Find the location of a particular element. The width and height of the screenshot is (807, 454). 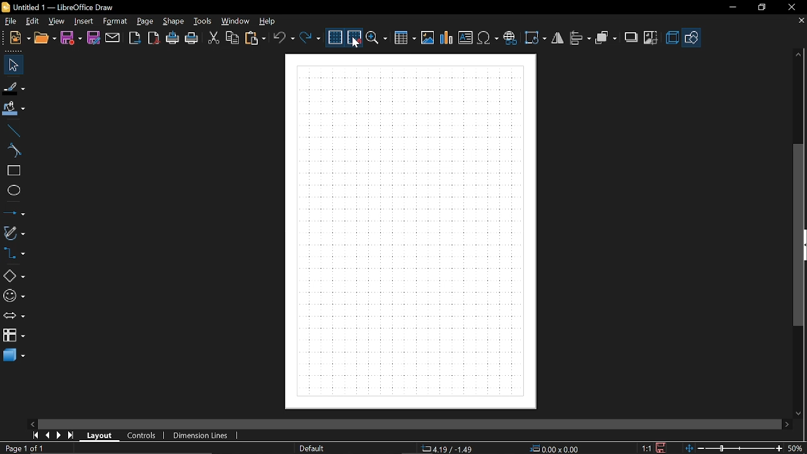

page style is located at coordinates (314, 449).